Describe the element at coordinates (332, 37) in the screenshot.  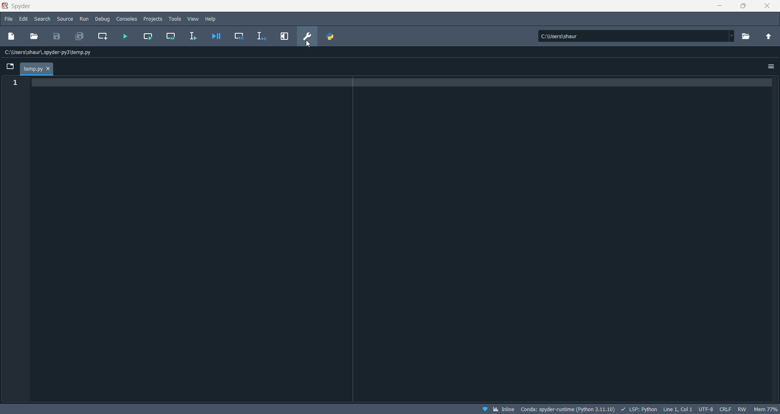
I see `PYTHONPATH MANAGER` at that location.